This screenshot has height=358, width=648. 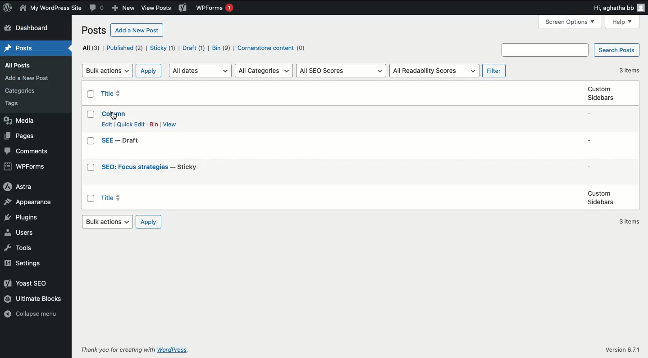 I want to click on All dates, so click(x=201, y=71).